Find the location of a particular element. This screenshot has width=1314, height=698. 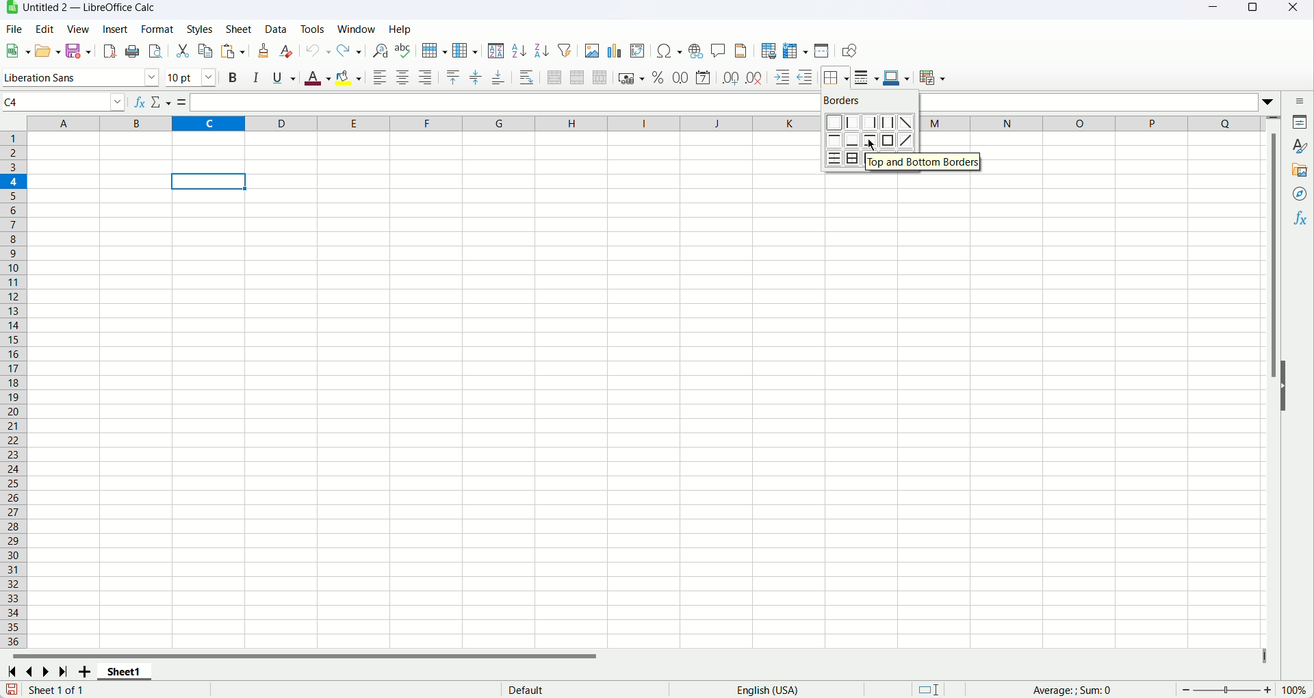

Paste is located at coordinates (233, 51).